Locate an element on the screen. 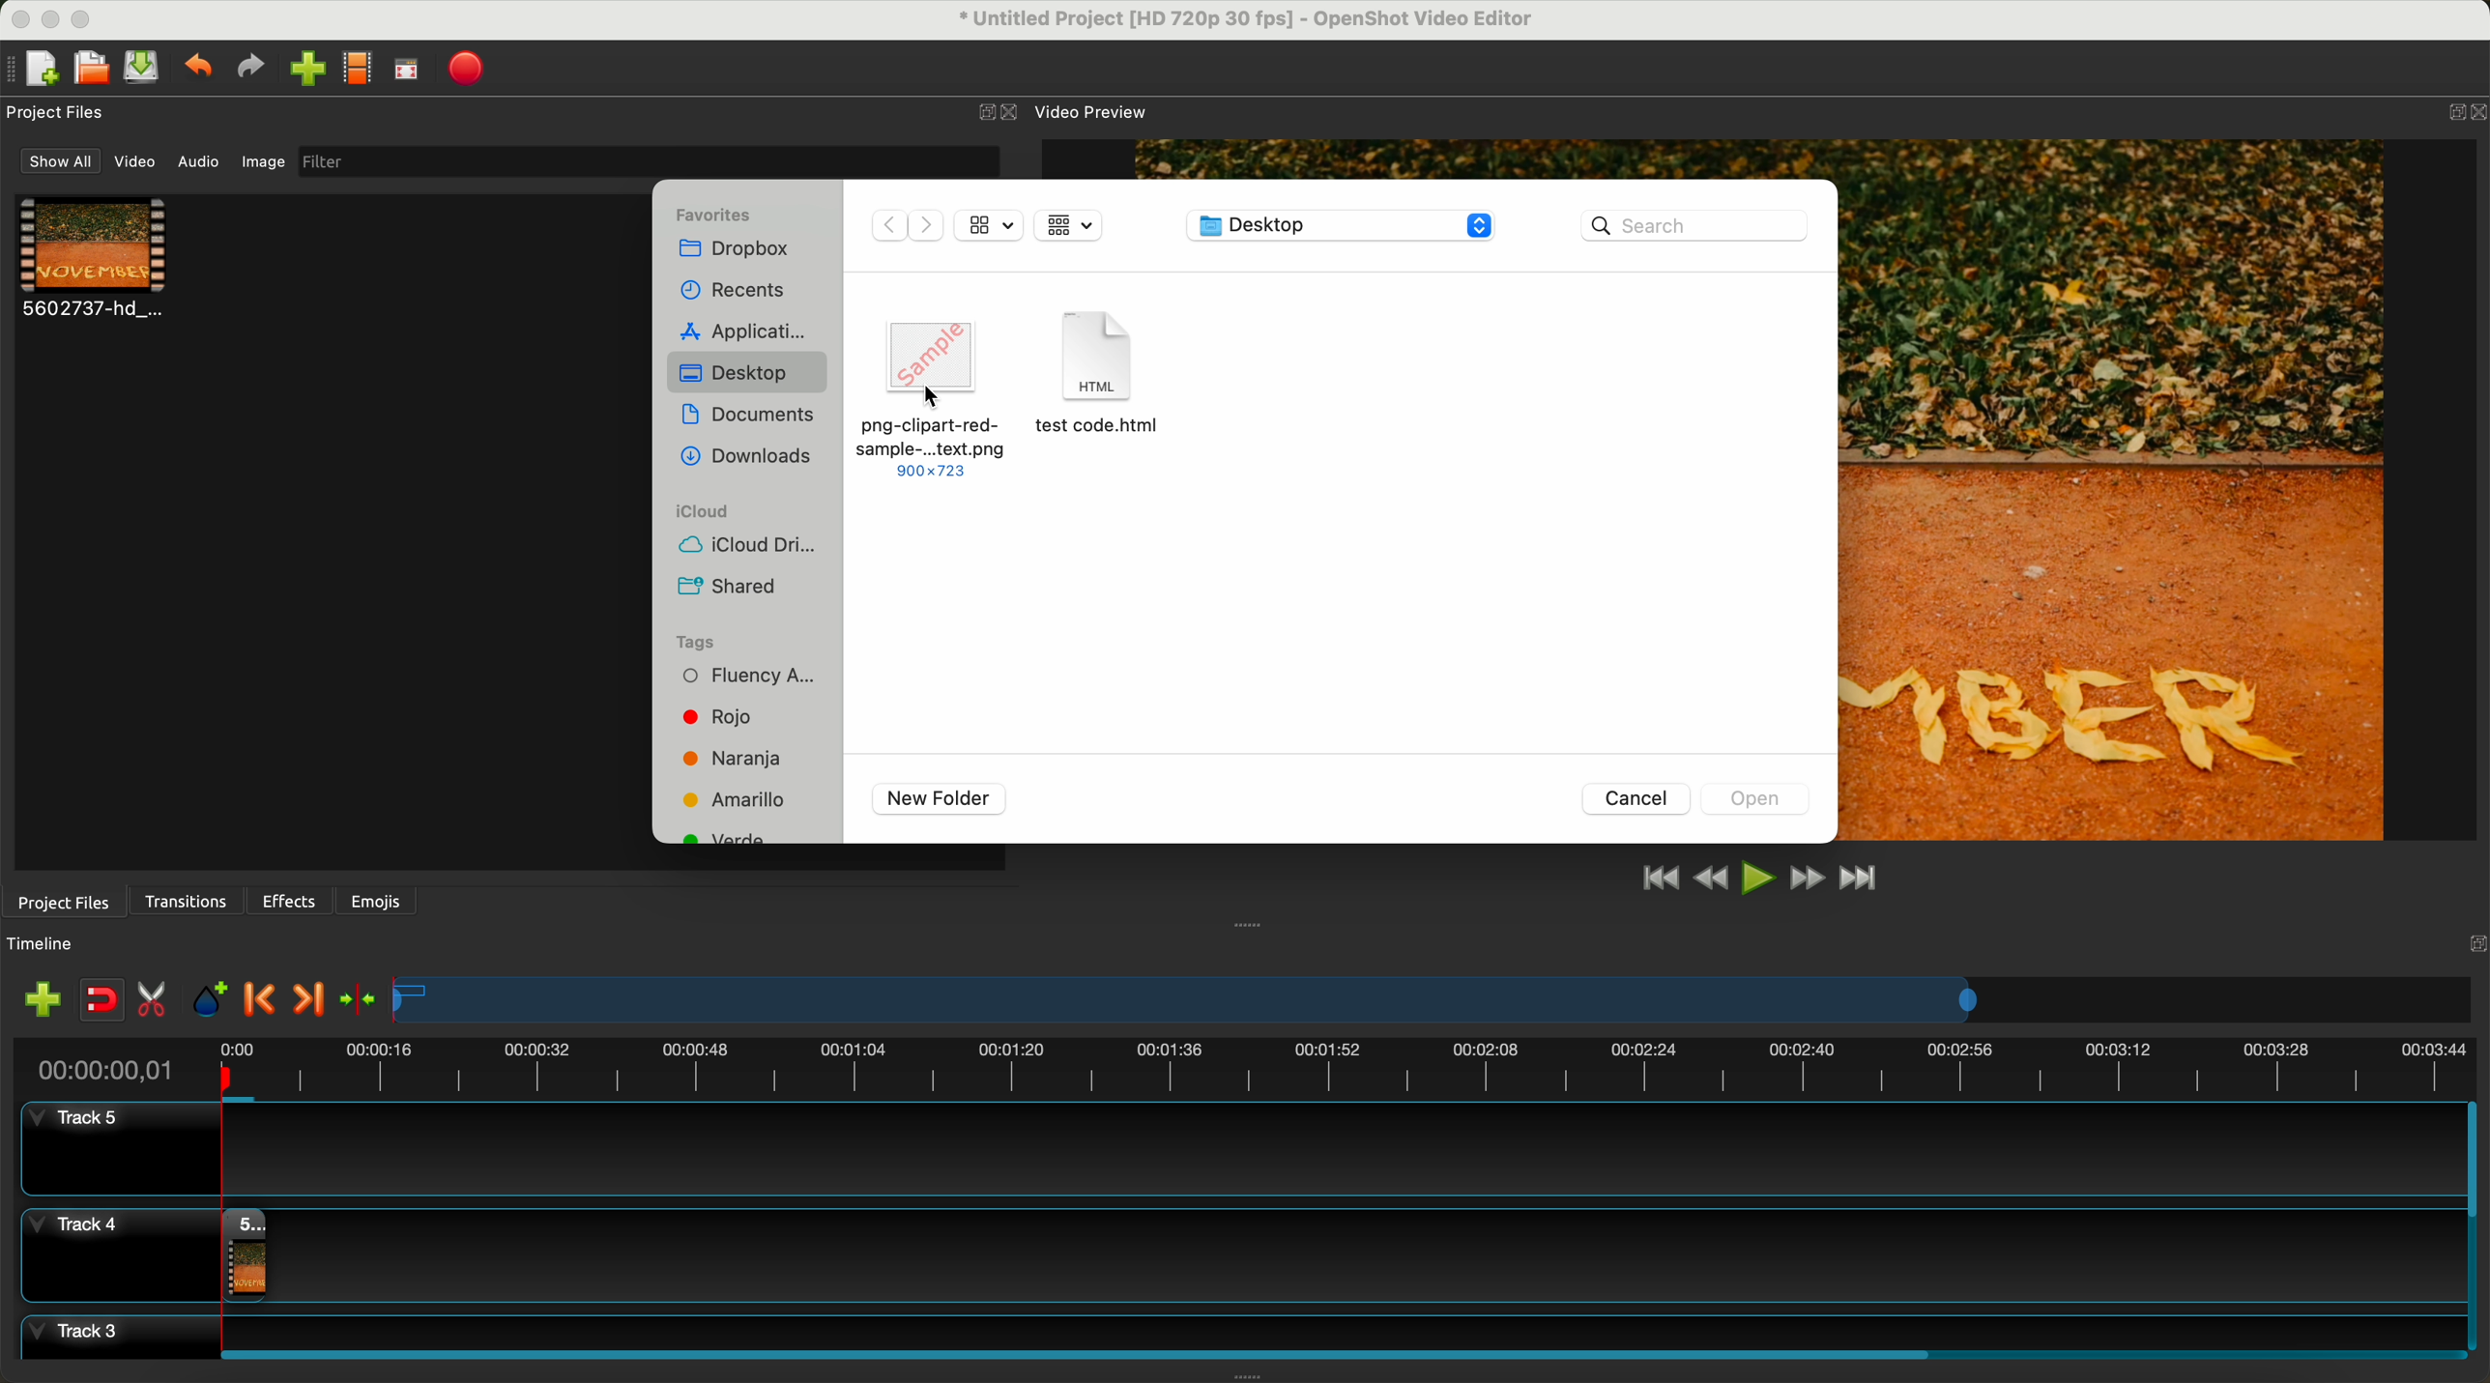  play is located at coordinates (1758, 877).